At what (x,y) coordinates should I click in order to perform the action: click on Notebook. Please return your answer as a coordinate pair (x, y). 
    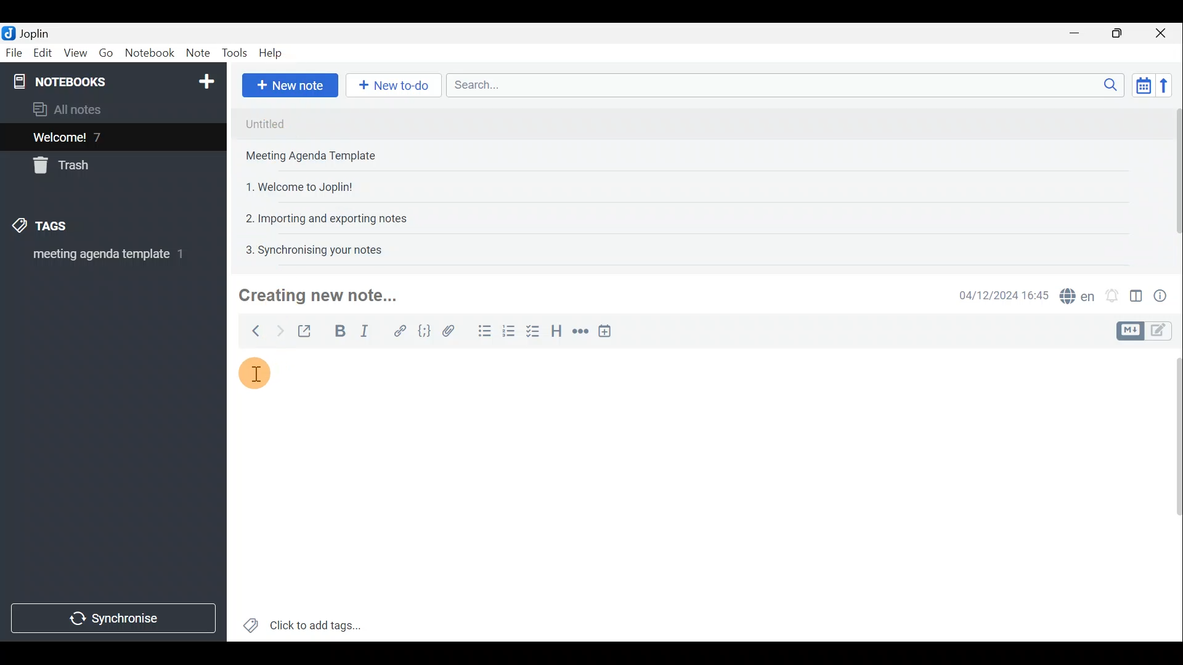
    Looking at the image, I should click on (149, 55).